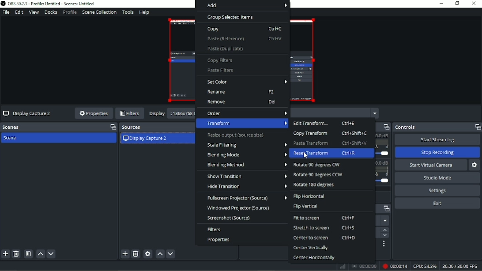 Image resolution: width=482 pixels, height=271 pixels. I want to click on Transition properties, so click(384, 244).